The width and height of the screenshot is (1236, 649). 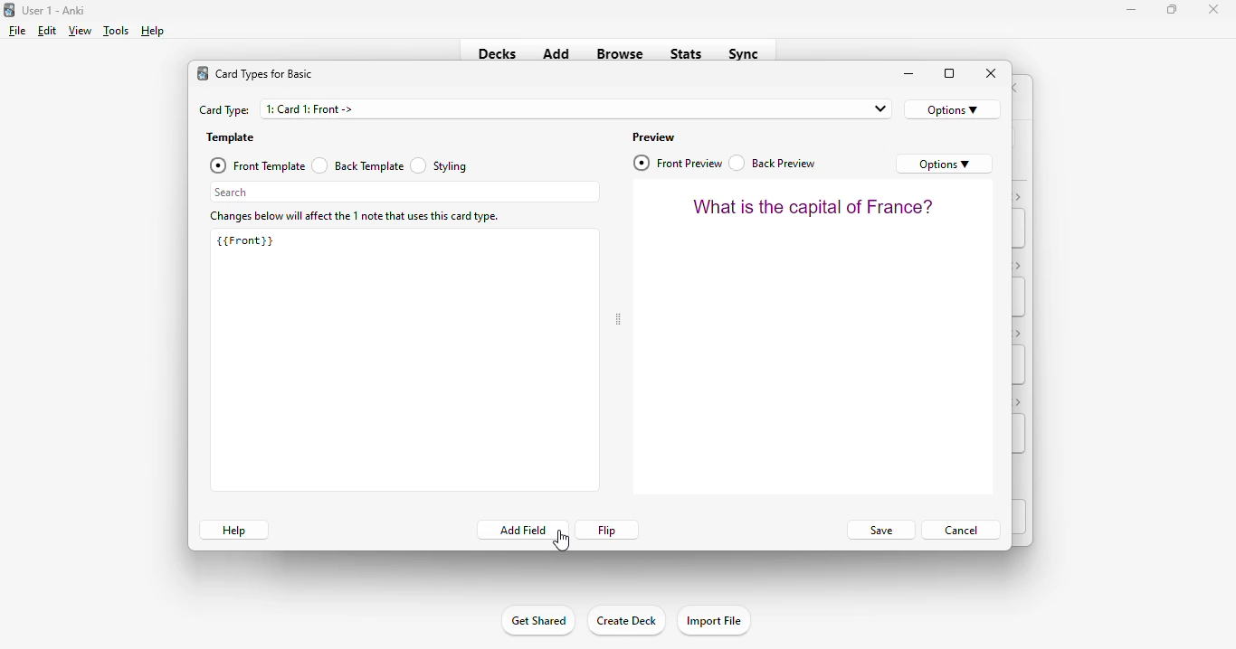 What do you see at coordinates (537, 620) in the screenshot?
I see `get shared` at bounding box center [537, 620].